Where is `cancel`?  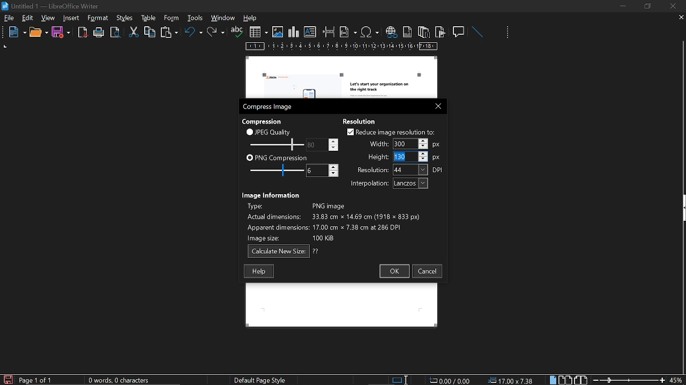 cancel is located at coordinates (428, 271).